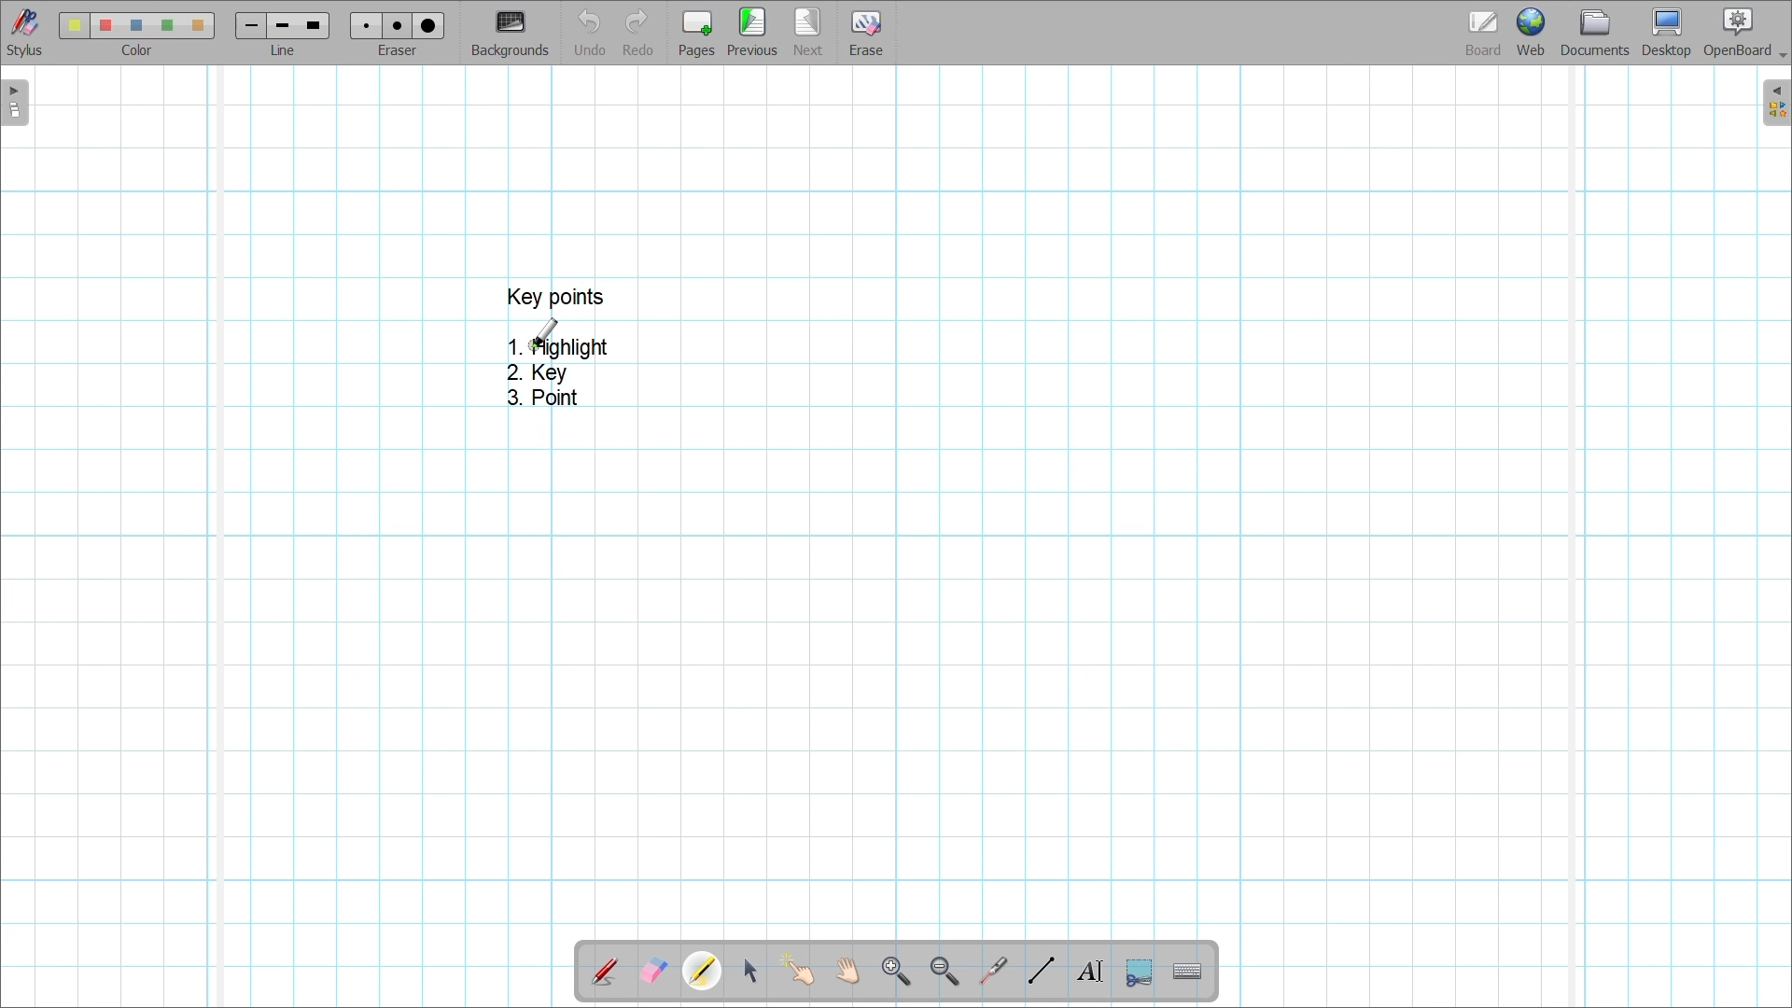 The image size is (1792, 1008). I want to click on Annotate document, so click(604, 973).